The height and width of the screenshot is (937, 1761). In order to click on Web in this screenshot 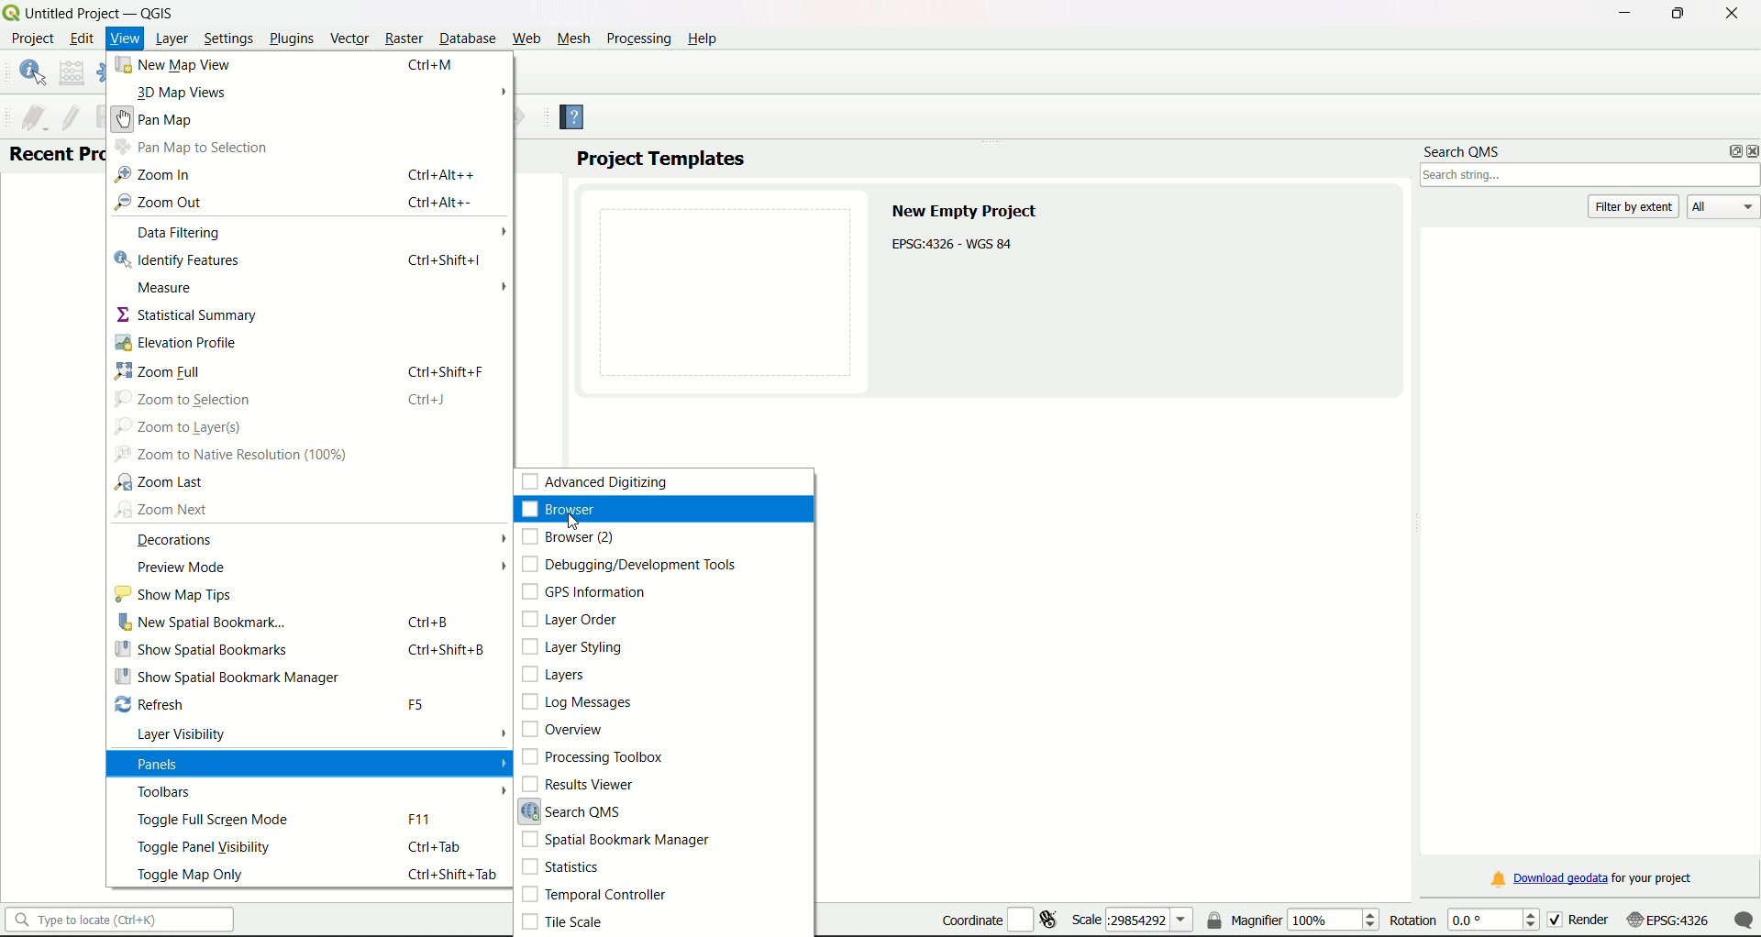, I will do `click(526, 39)`.